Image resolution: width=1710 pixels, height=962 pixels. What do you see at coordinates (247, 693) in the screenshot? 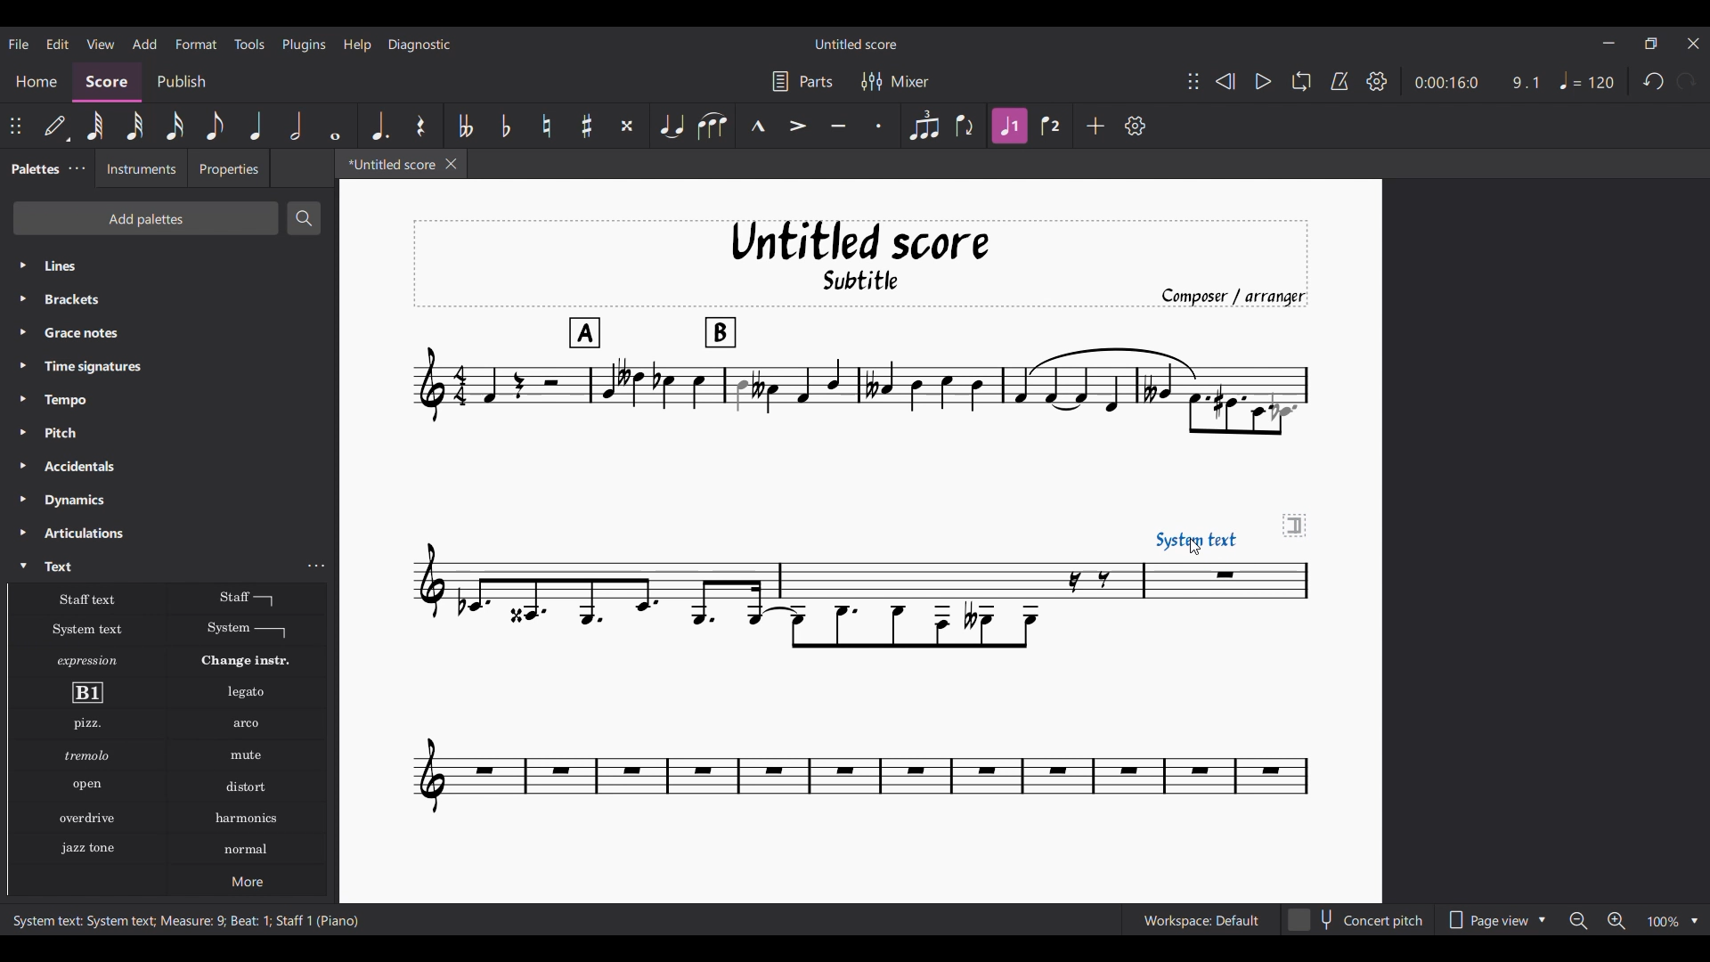
I see `Legato` at bounding box center [247, 693].